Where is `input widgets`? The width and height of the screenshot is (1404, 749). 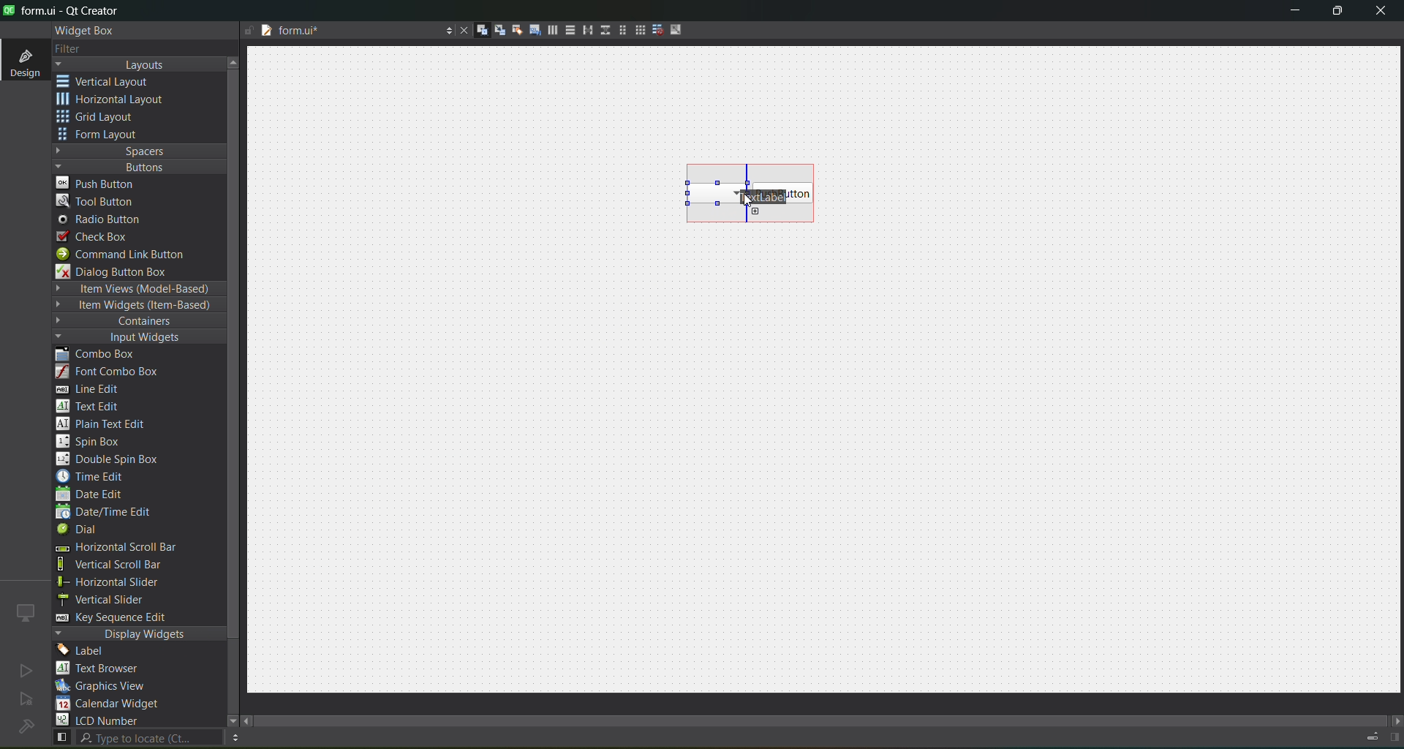 input widgets is located at coordinates (132, 338).